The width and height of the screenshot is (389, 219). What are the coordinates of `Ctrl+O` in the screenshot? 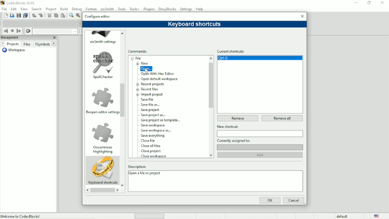 It's located at (260, 58).